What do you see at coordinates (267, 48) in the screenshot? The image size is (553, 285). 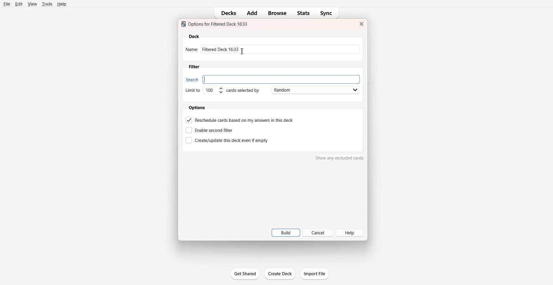 I see `Enter Name` at bounding box center [267, 48].